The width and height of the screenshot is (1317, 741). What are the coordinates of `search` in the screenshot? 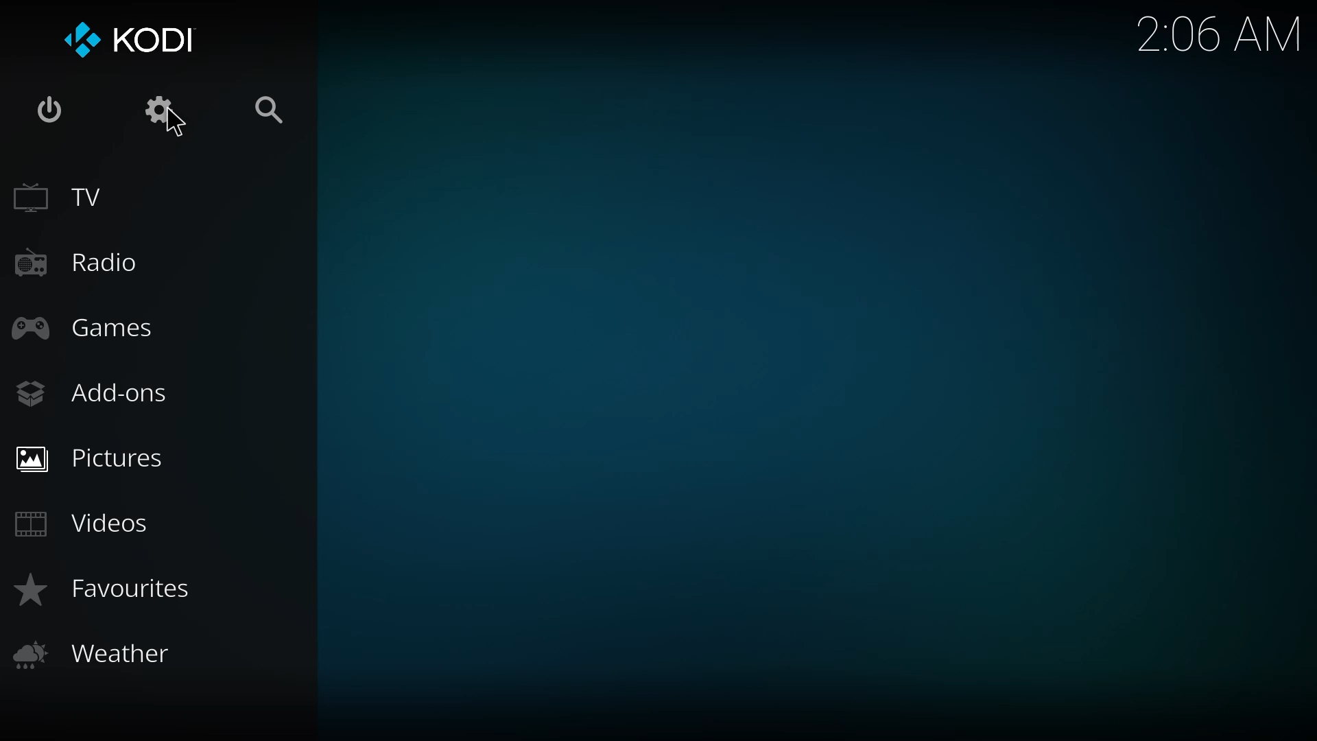 It's located at (273, 108).